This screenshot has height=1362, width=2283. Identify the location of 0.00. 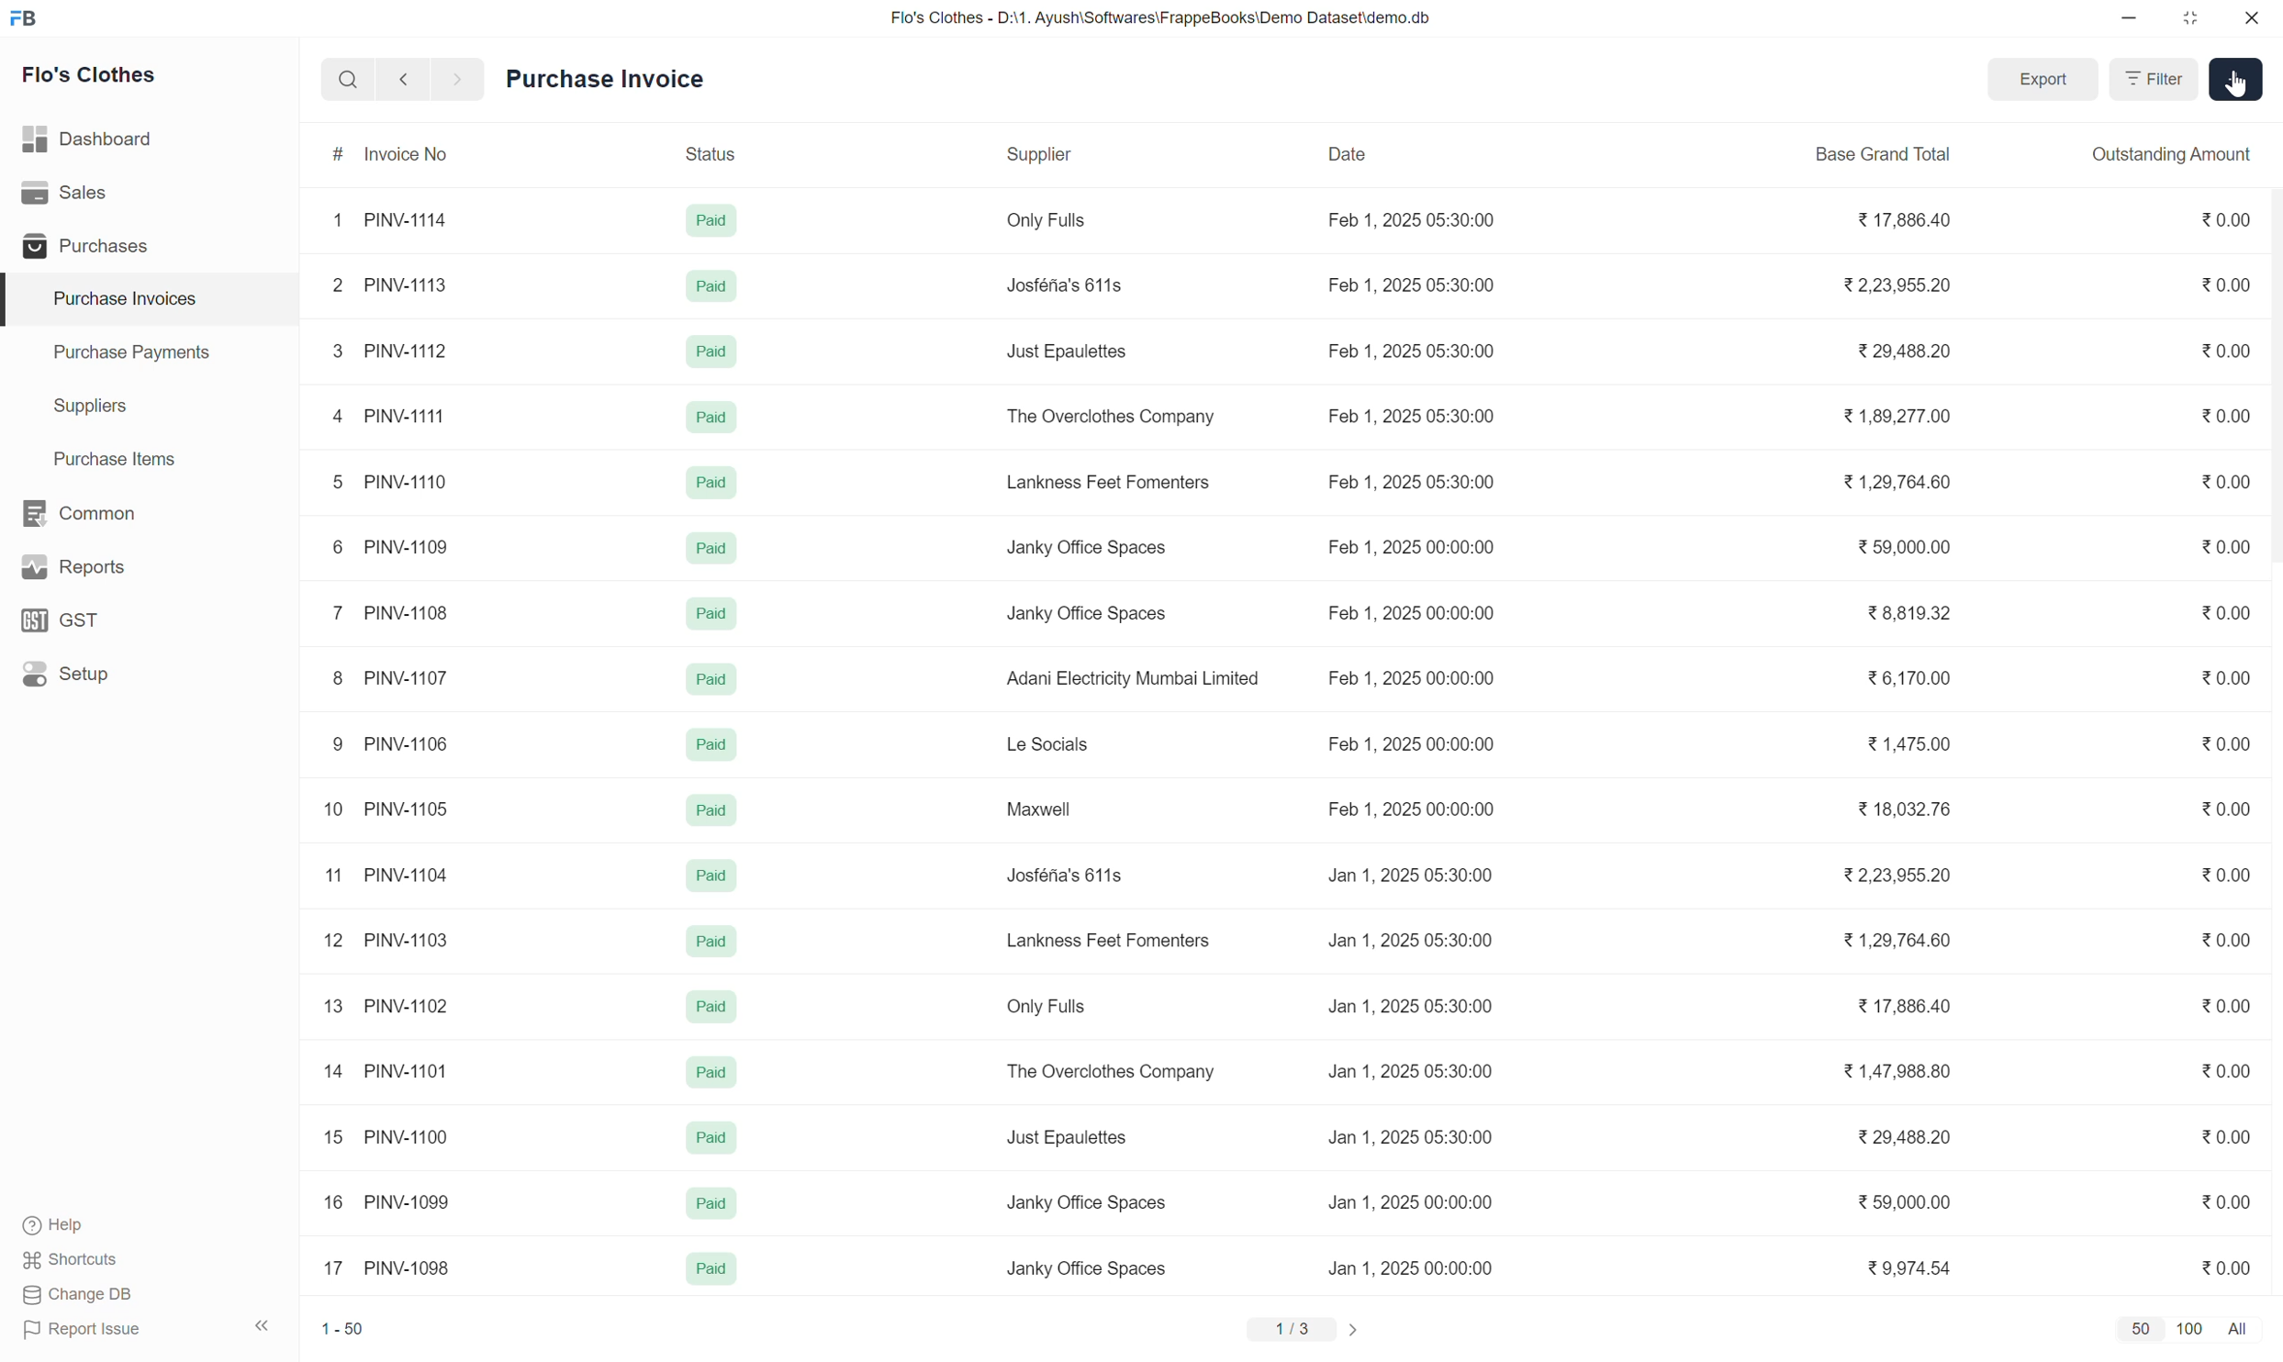
(2227, 284).